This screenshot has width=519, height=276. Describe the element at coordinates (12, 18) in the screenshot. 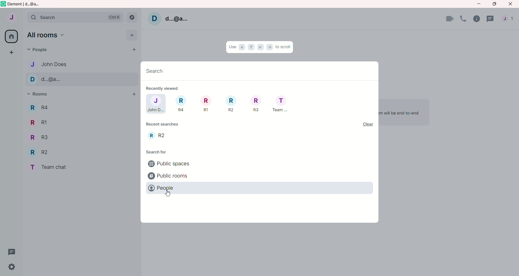

I see `account` at that location.